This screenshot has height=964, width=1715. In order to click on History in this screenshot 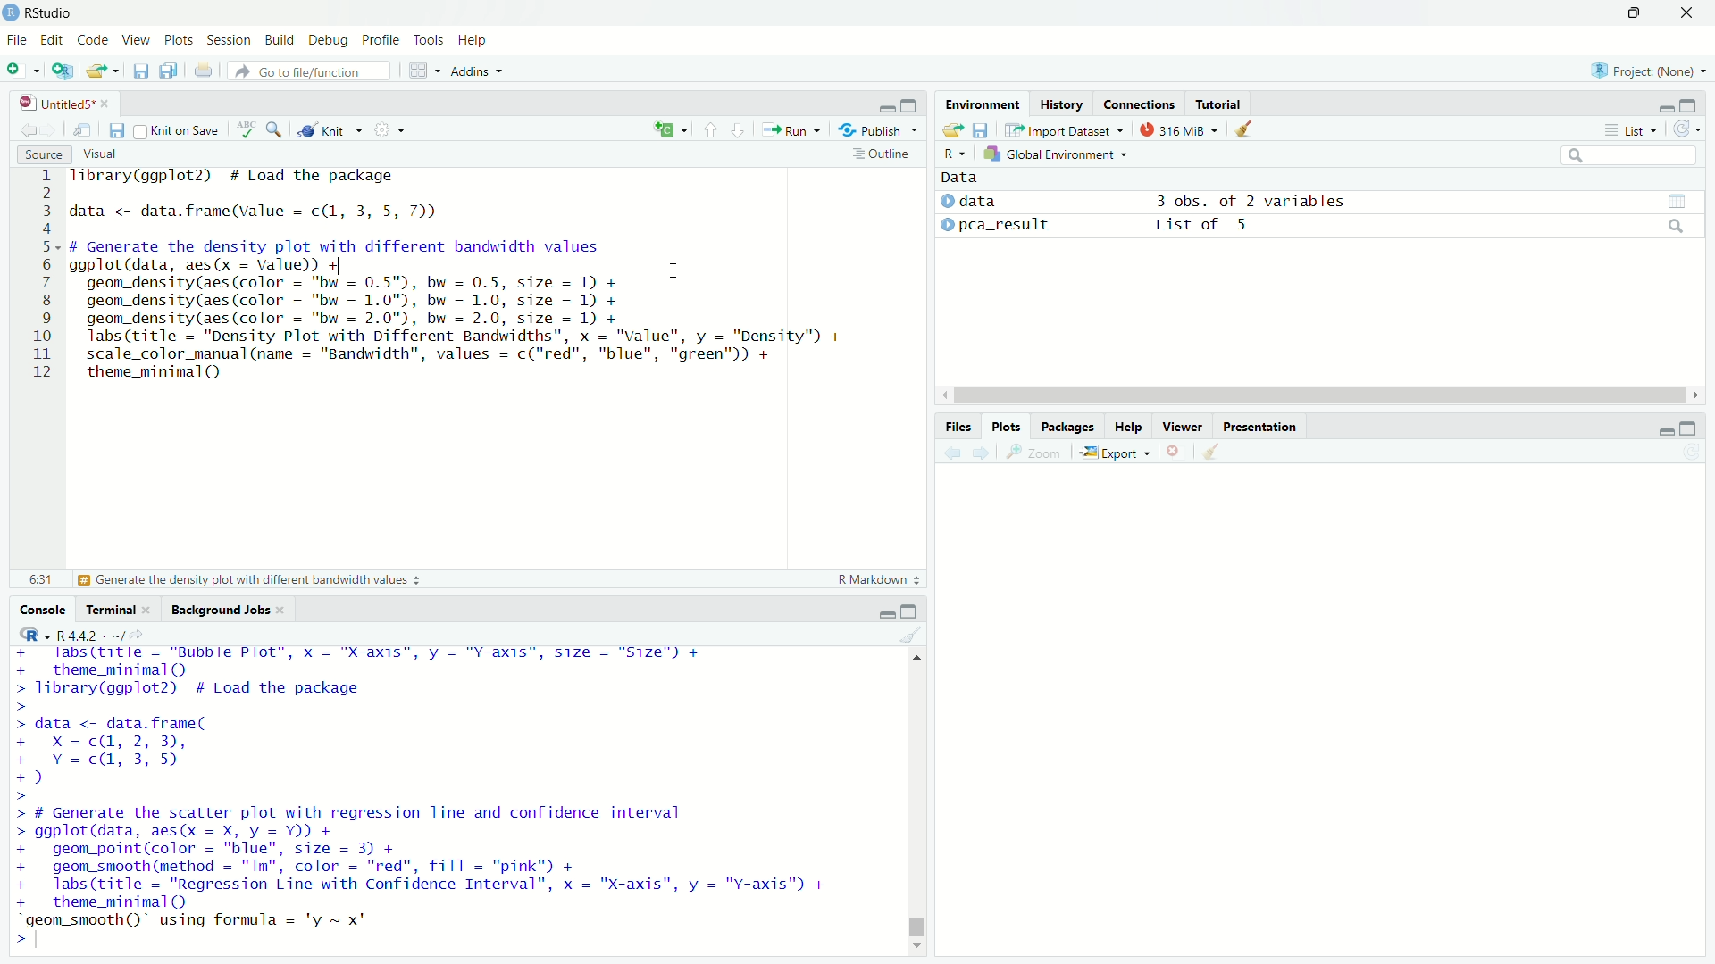, I will do `click(1061, 103)`.